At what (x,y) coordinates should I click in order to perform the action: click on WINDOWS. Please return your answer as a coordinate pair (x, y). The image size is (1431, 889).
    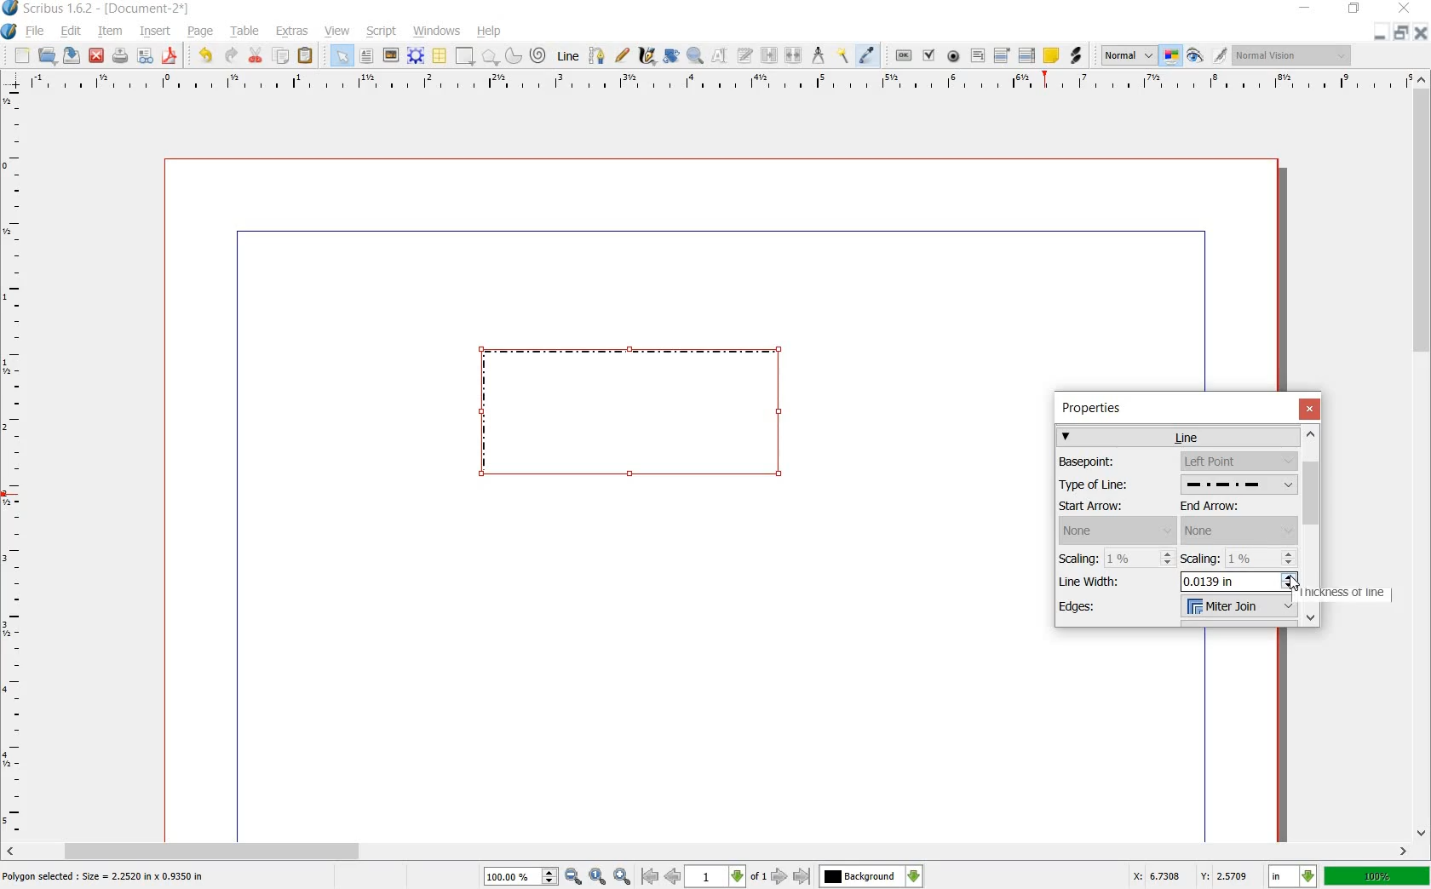
    Looking at the image, I should click on (438, 32).